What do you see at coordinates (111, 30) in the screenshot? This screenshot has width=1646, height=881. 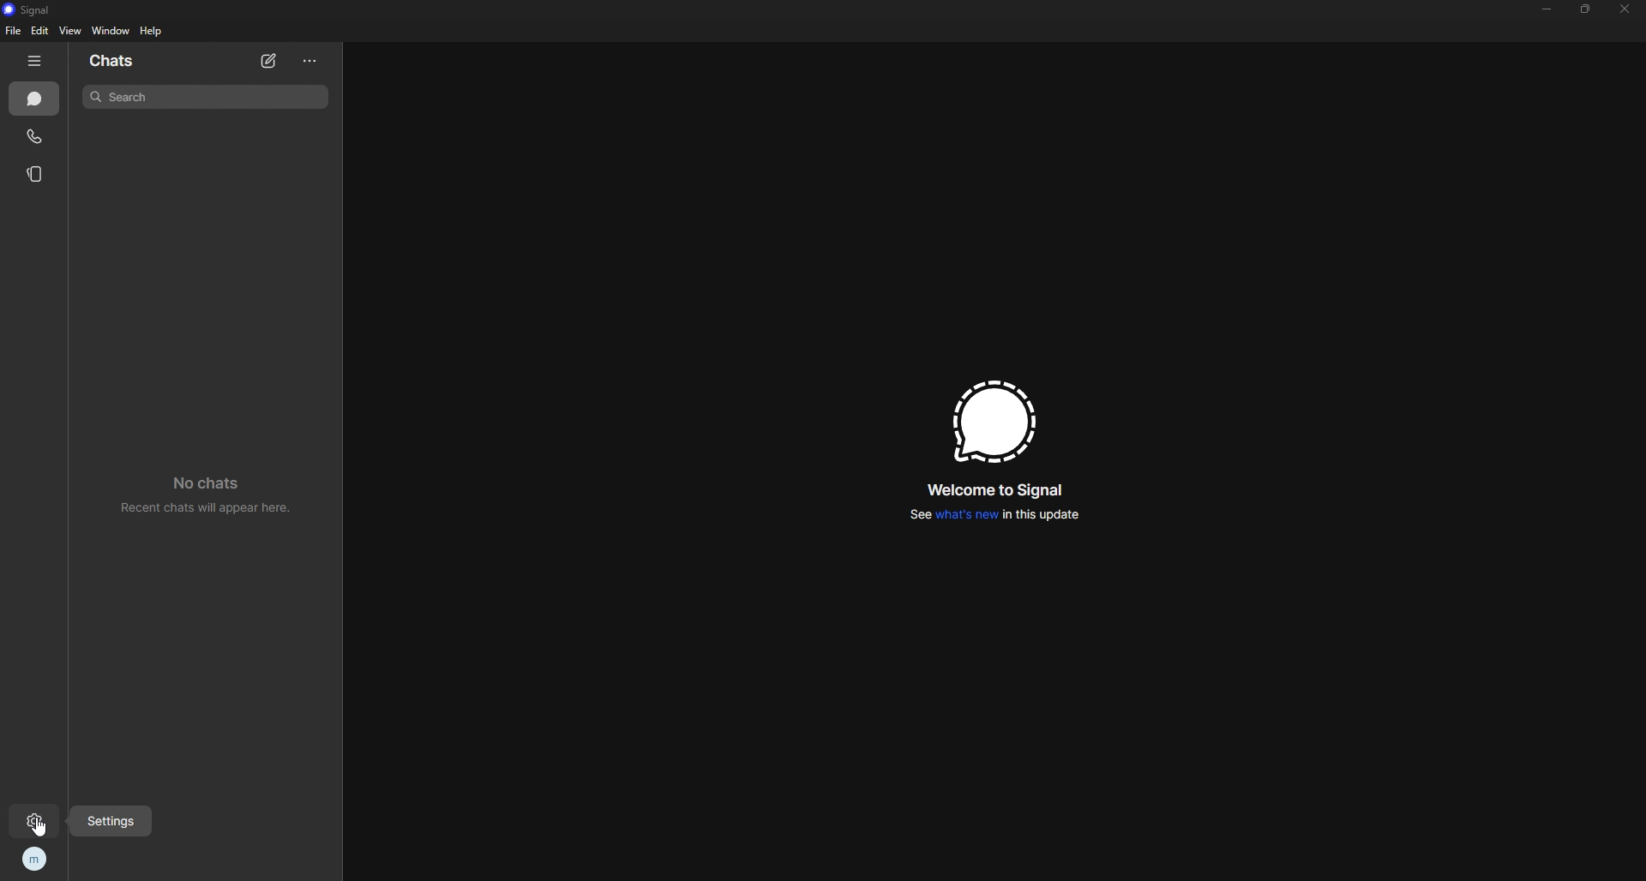 I see `window` at bounding box center [111, 30].